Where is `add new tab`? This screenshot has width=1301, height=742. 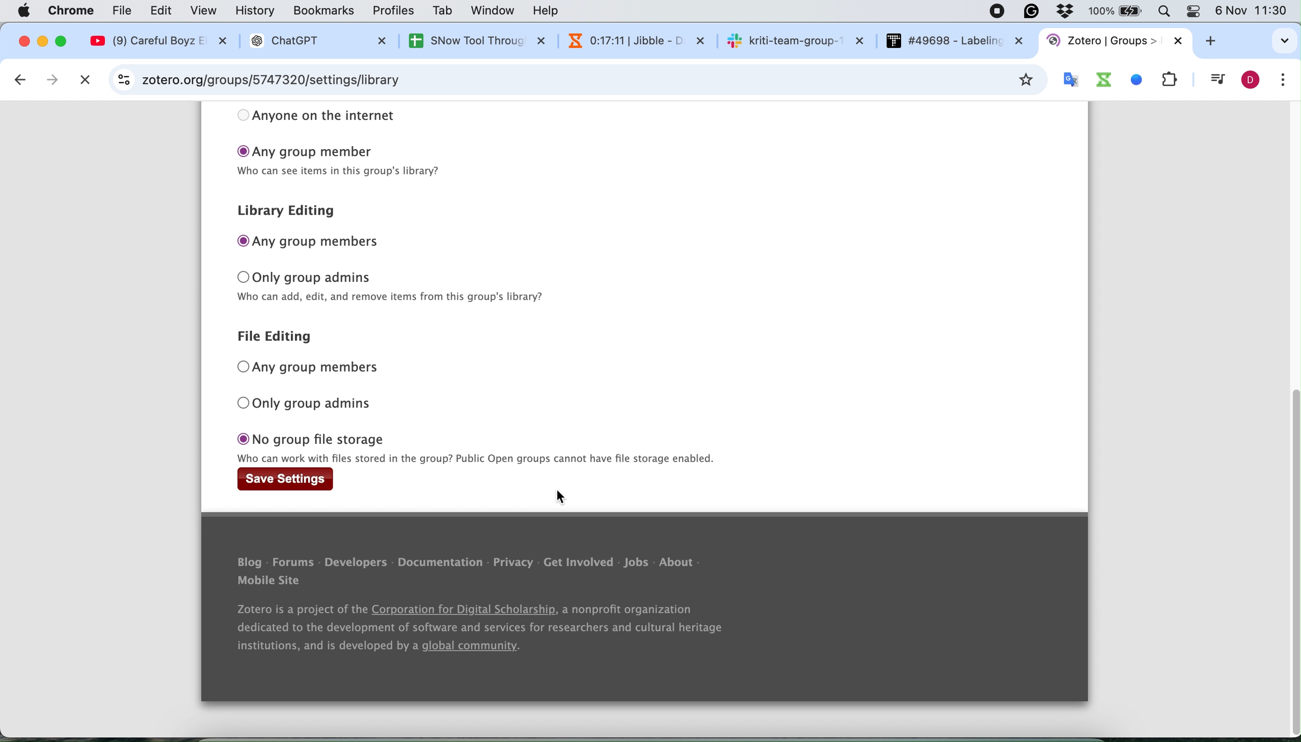 add new tab is located at coordinates (1217, 43).